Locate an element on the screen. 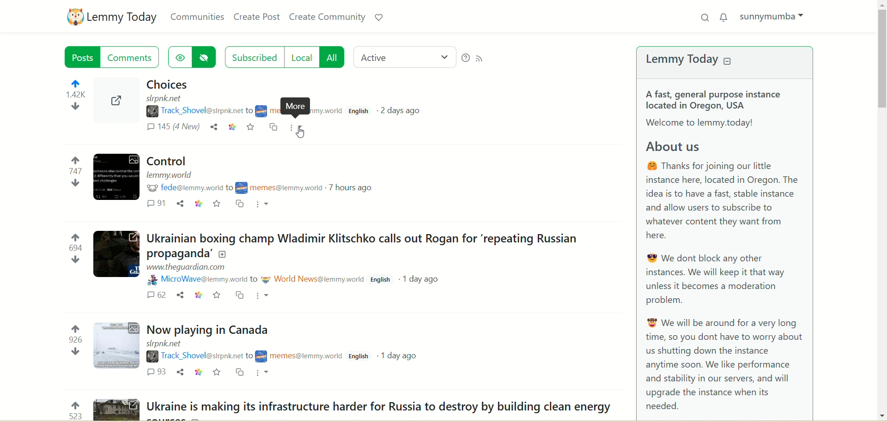 The height and width of the screenshot is (422, 887). comments is located at coordinates (134, 58).